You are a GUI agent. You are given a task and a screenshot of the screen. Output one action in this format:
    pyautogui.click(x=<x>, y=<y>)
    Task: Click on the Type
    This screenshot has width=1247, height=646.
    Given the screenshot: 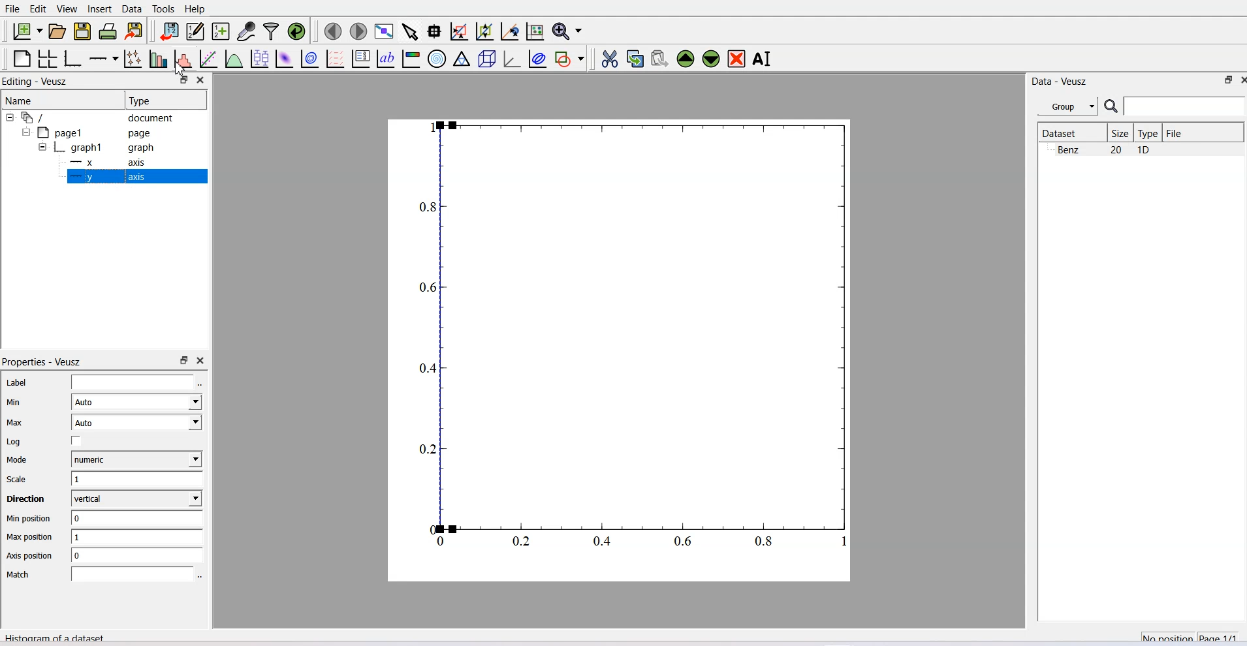 What is the action you would take?
    pyautogui.click(x=165, y=100)
    